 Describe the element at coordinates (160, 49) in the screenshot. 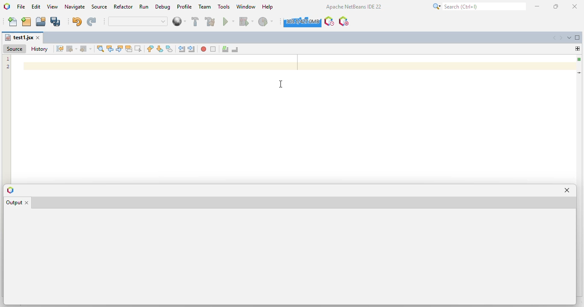

I see `next bookmark` at that location.